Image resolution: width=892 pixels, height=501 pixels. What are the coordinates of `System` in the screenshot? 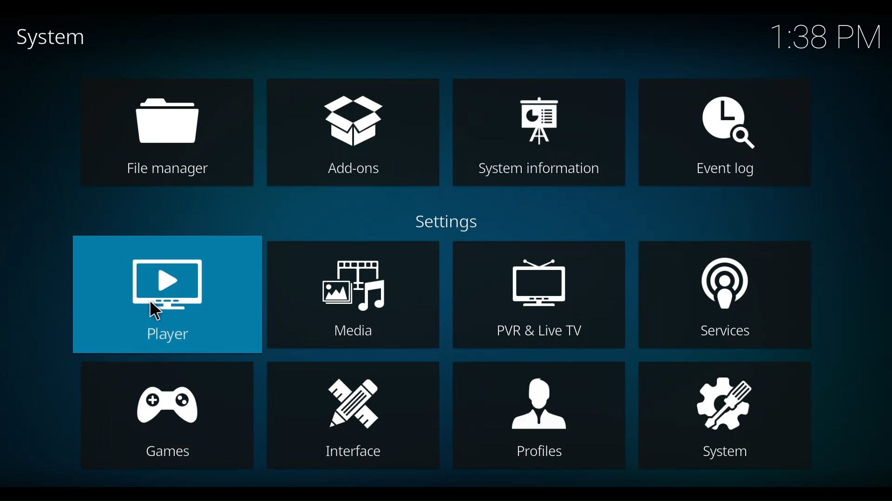 It's located at (52, 39).